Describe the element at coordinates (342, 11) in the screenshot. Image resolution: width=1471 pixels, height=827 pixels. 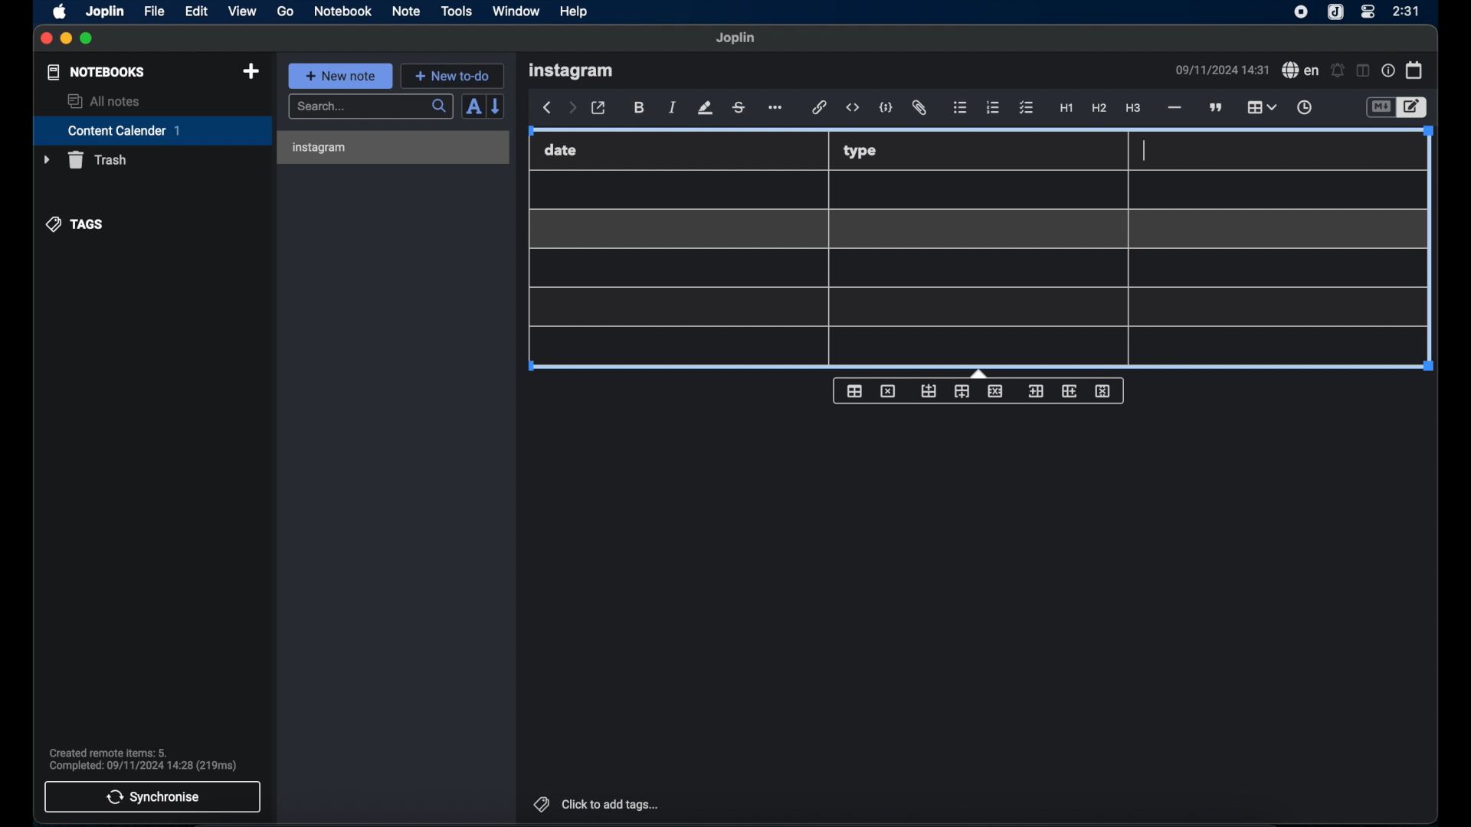
I see `notebook` at that location.